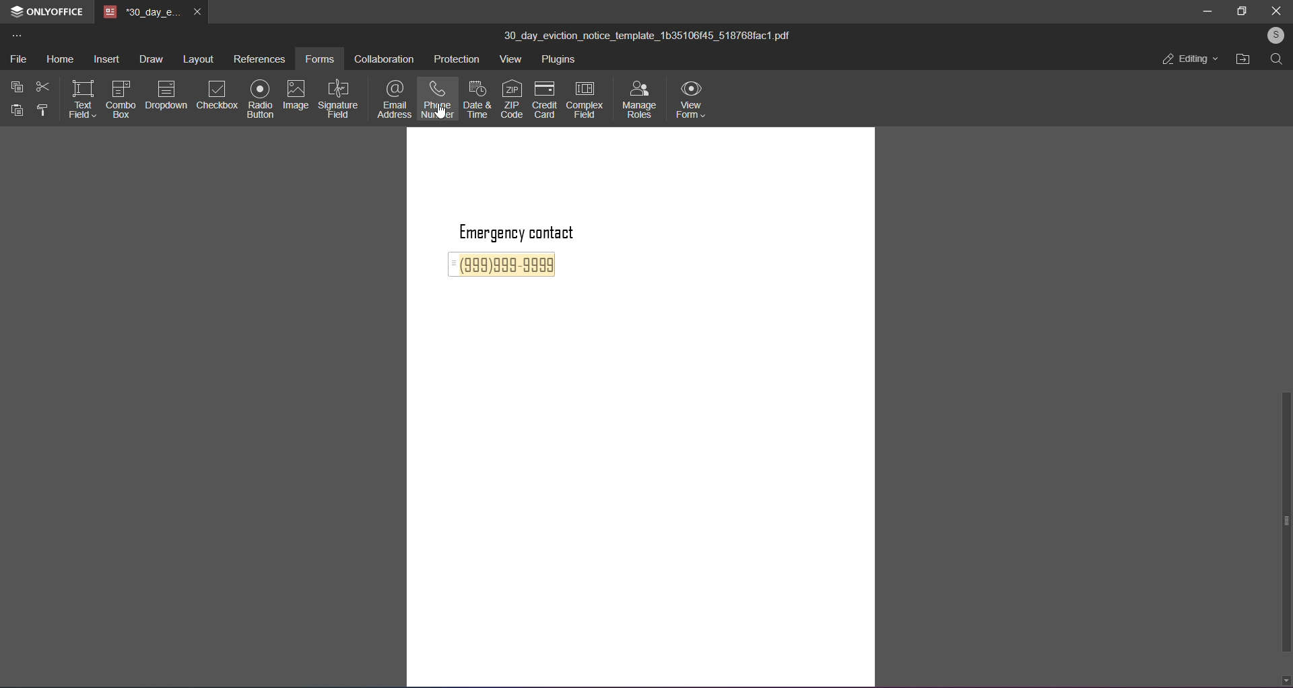  What do you see at coordinates (216, 96) in the screenshot?
I see `checkbox` at bounding box center [216, 96].